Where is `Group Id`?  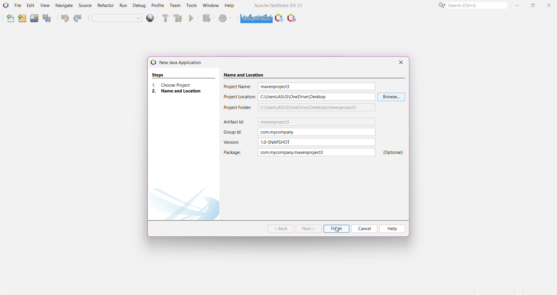
Group Id is located at coordinates (234, 132).